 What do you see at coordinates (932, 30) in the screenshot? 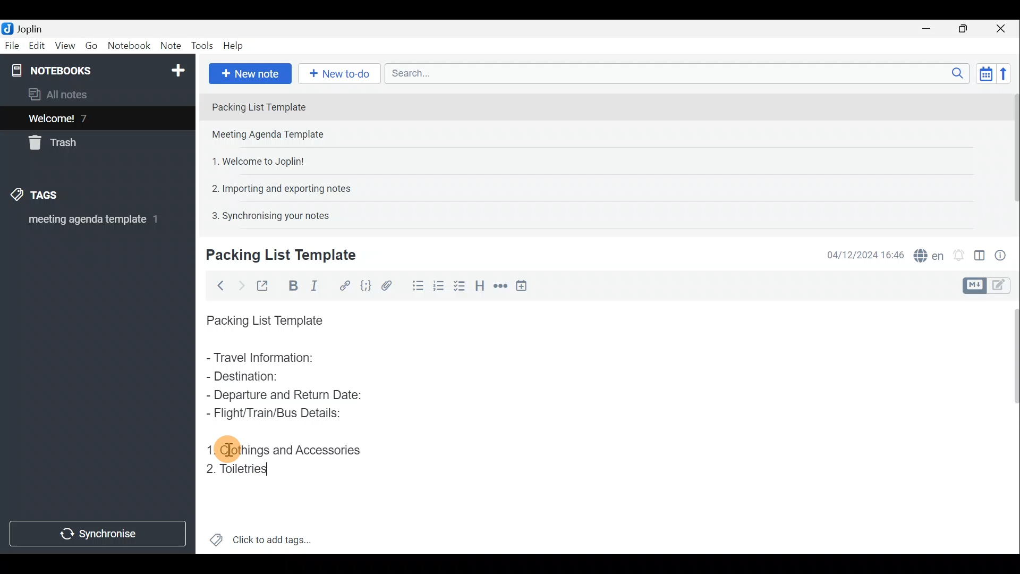
I see `Minimise` at bounding box center [932, 30].